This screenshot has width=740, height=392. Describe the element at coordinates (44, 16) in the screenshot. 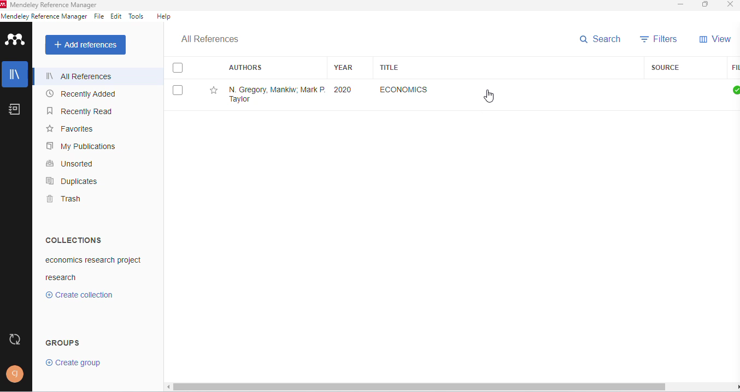

I see `mendeley reference manager` at that location.